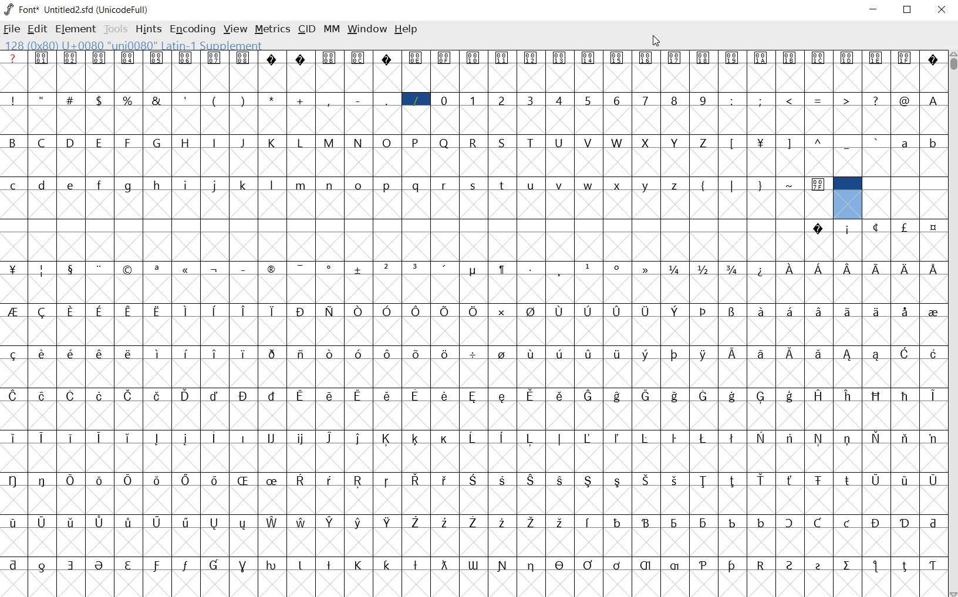 The image size is (958, 597). I want to click on Symbol, so click(386, 57).